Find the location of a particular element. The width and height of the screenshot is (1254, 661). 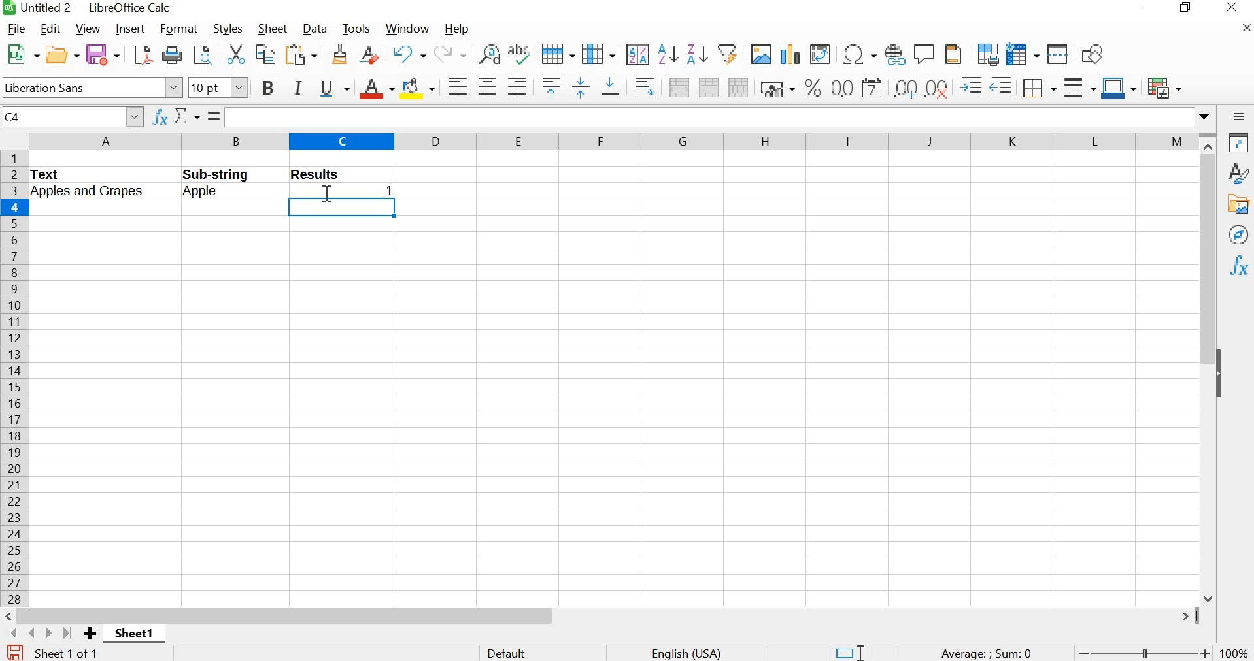

border style is located at coordinates (1078, 86).